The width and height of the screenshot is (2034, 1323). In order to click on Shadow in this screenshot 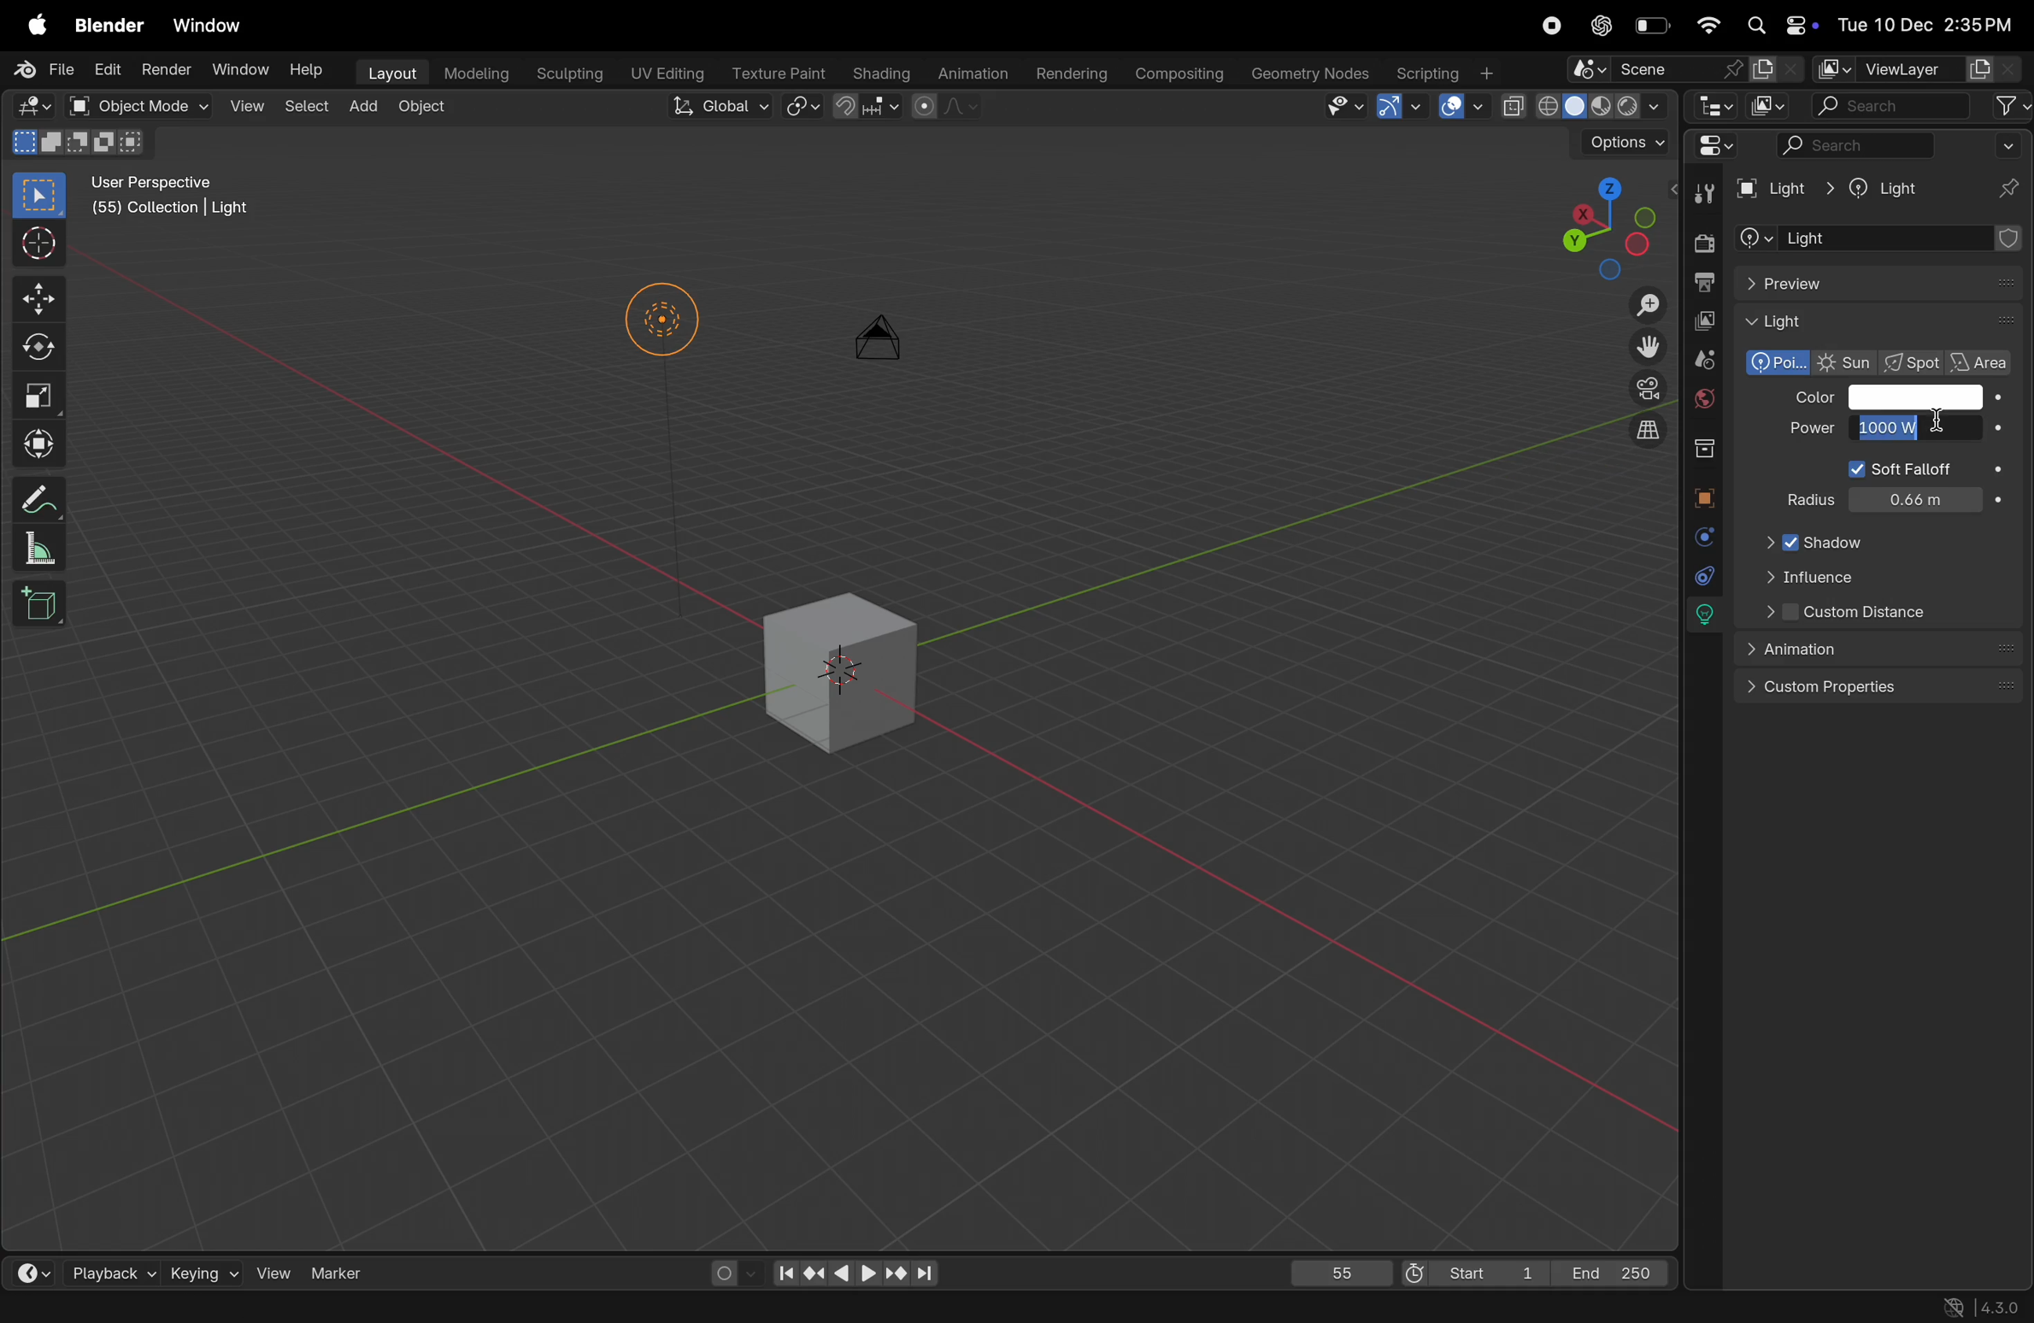, I will do `click(1843, 540)`.